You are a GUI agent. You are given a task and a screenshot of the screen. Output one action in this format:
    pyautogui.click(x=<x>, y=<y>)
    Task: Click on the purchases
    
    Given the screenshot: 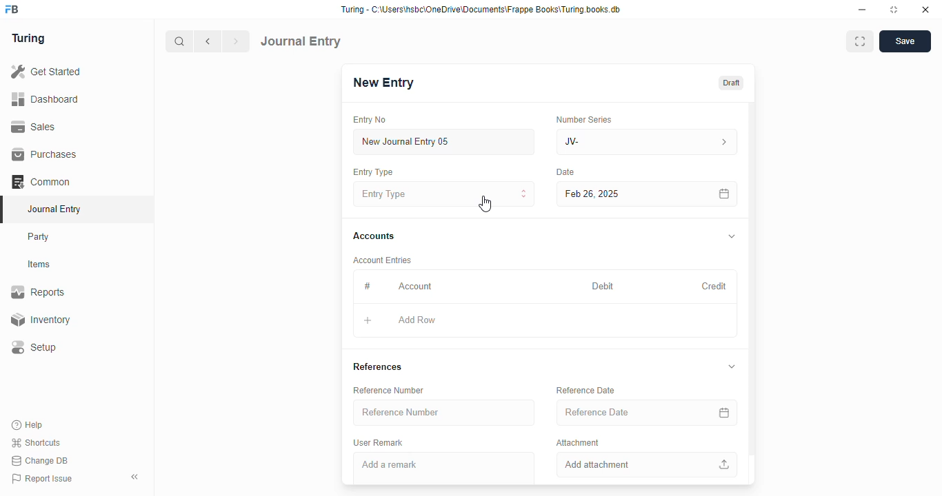 What is the action you would take?
    pyautogui.click(x=44, y=154)
    